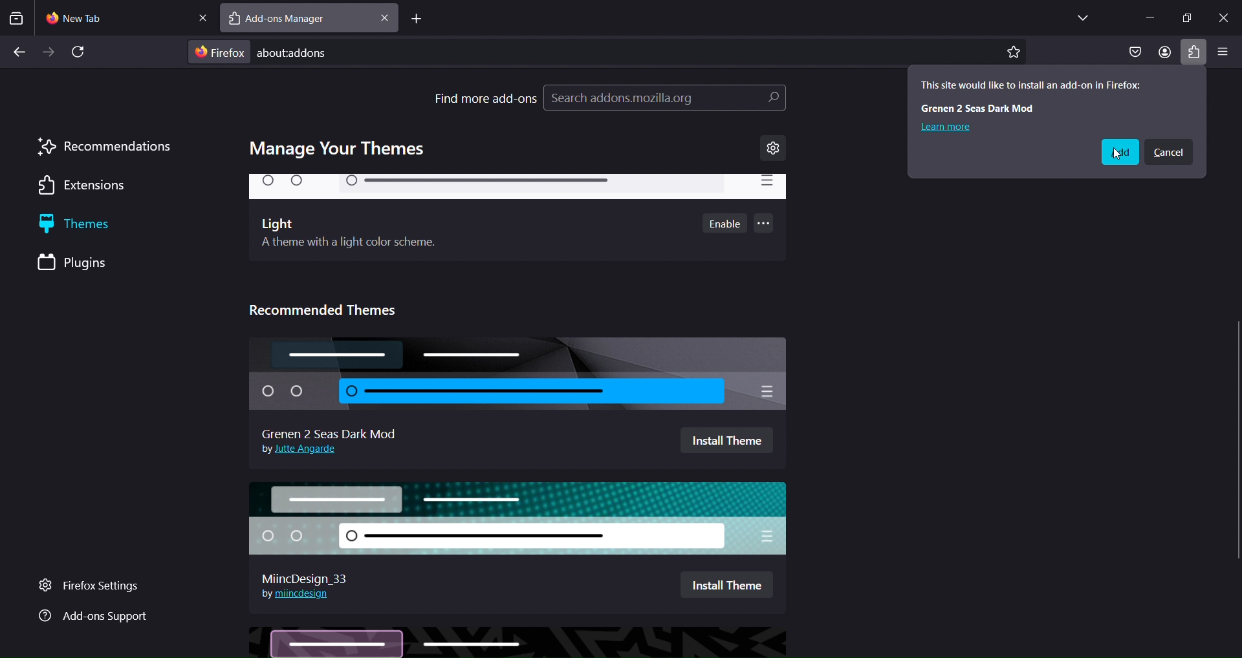 The image size is (1242, 658). What do you see at coordinates (385, 18) in the screenshot?
I see `close tab` at bounding box center [385, 18].